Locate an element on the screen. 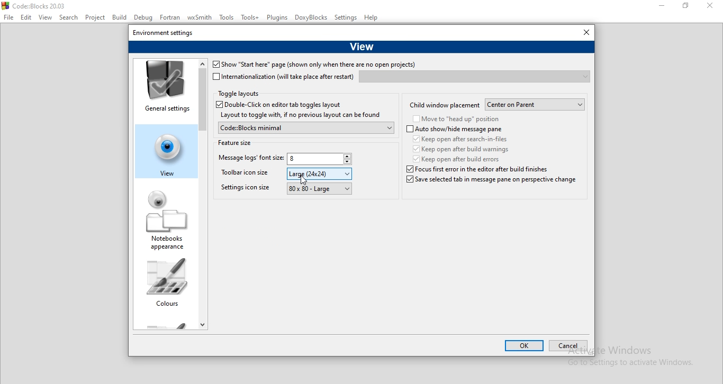  general settings is located at coordinates (165, 88).